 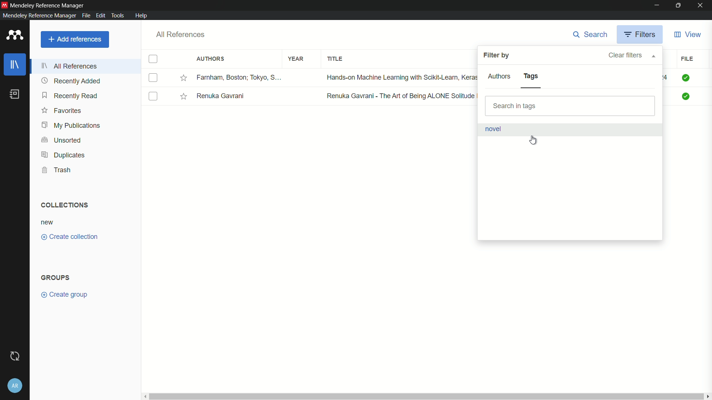 I want to click on edit menu, so click(x=100, y=16).